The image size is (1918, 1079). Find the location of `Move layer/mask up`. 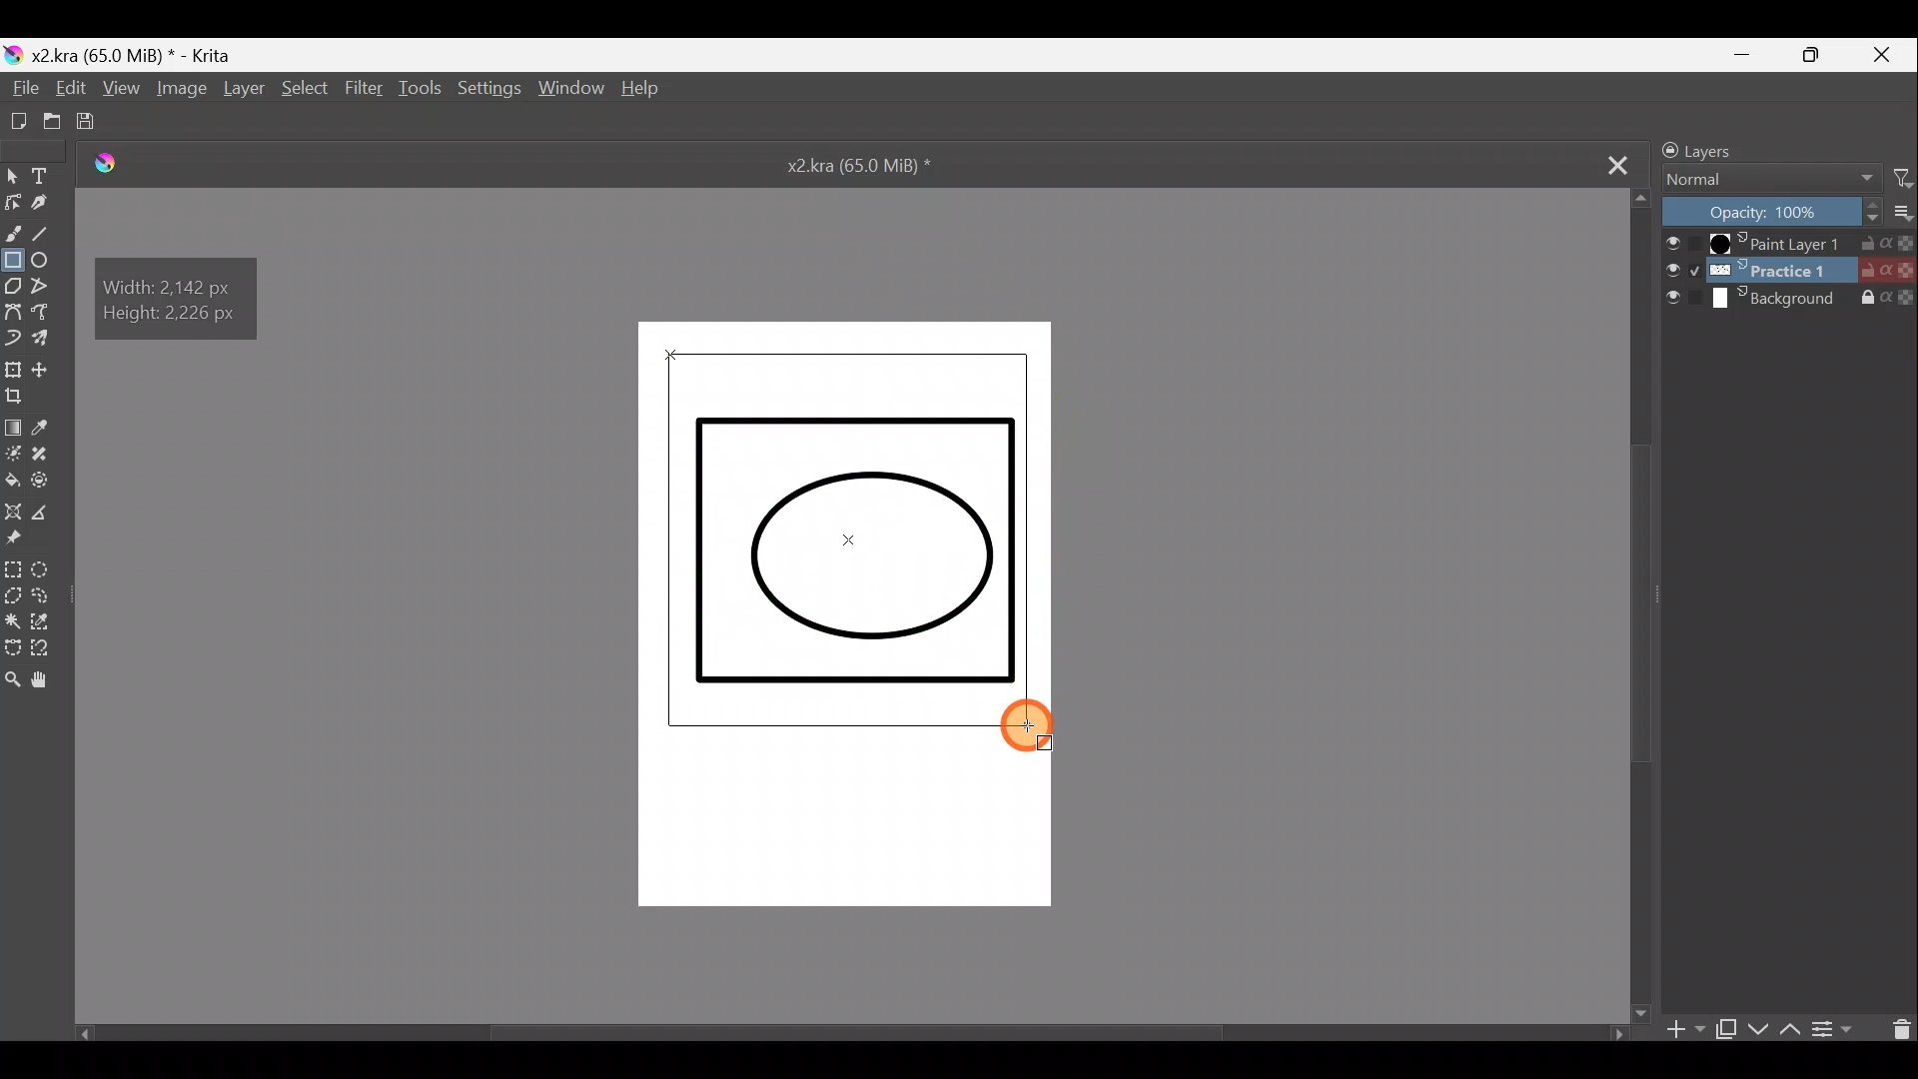

Move layer/mask up is located at coordinates (1790, 1028).